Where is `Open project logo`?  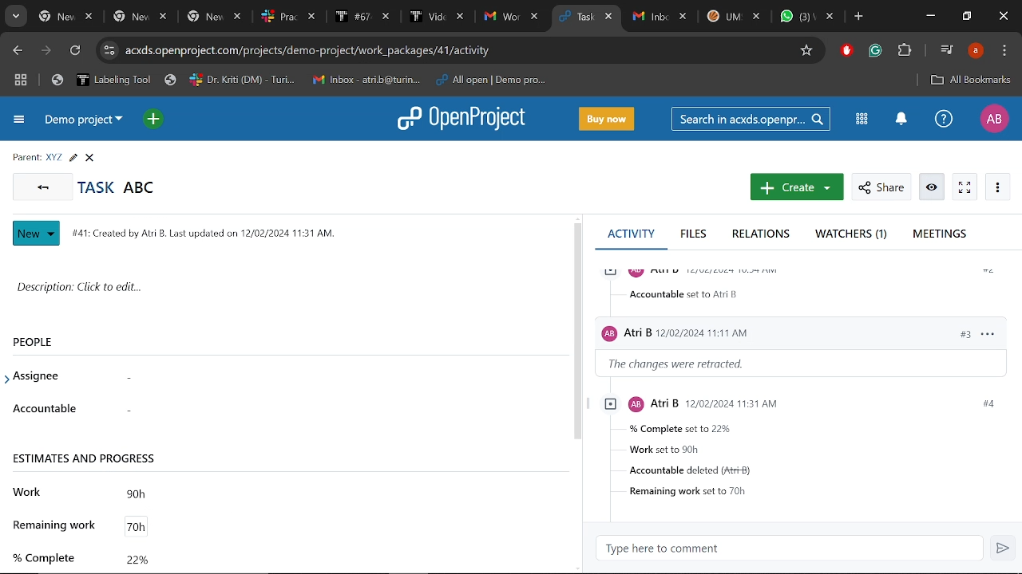
Open project logo is located at coordinates (466, 120).